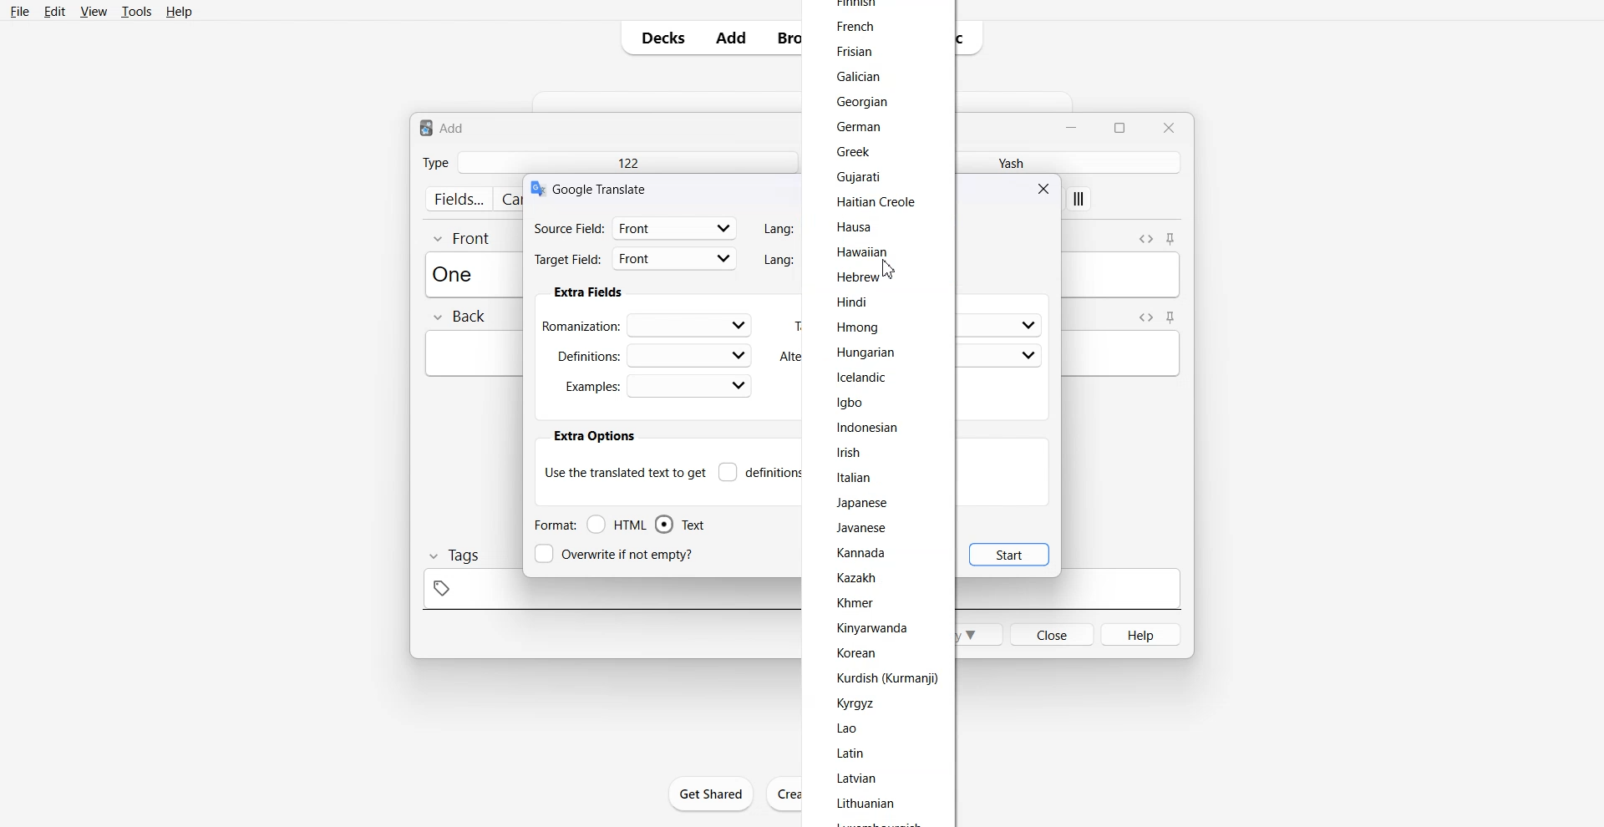 This screenshot has width=1604, height=827. I want to click on Lithuanian, so click(867, 804).